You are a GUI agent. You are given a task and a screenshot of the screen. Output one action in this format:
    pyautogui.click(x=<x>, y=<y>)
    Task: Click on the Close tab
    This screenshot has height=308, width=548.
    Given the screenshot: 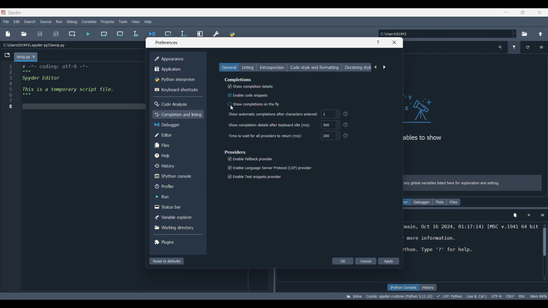 What is the action you would take?
    pyautogui.click(x=34, y=56)
    